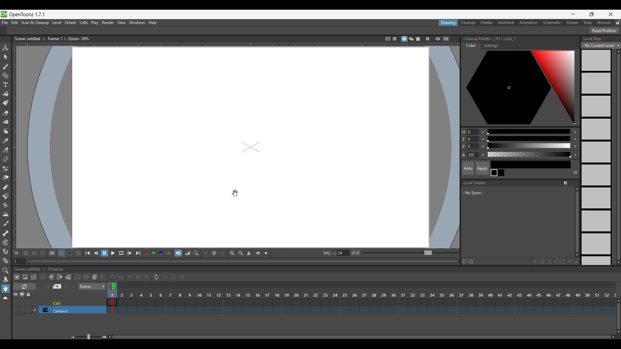 This screenshot has height=349, width=621. I want to click on , so click(573, 14).